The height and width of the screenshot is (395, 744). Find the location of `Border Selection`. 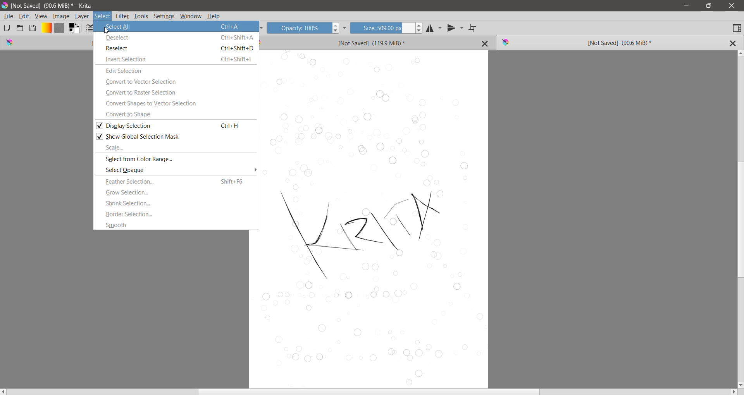

Border Selection is located at coordinates (177, 214).